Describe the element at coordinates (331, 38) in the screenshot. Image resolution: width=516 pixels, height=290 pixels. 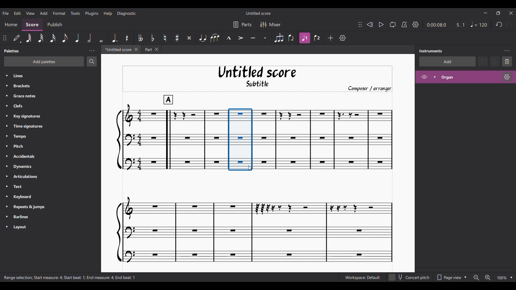
I see `Add` at that location.